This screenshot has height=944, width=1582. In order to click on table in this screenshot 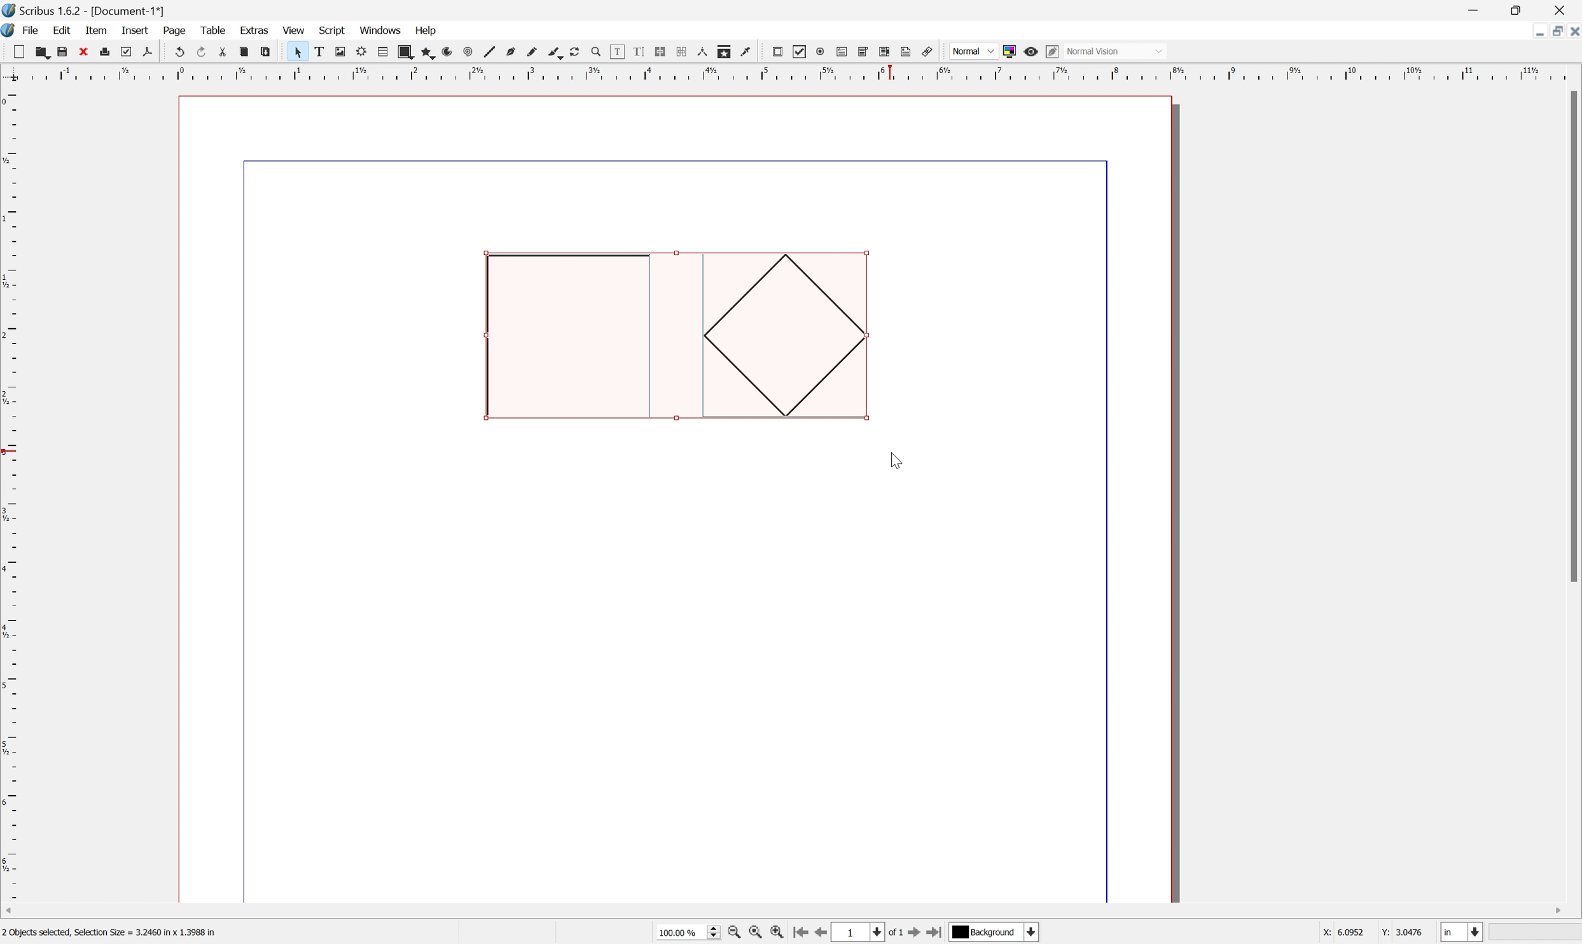, I will do `click(216, 31)`.